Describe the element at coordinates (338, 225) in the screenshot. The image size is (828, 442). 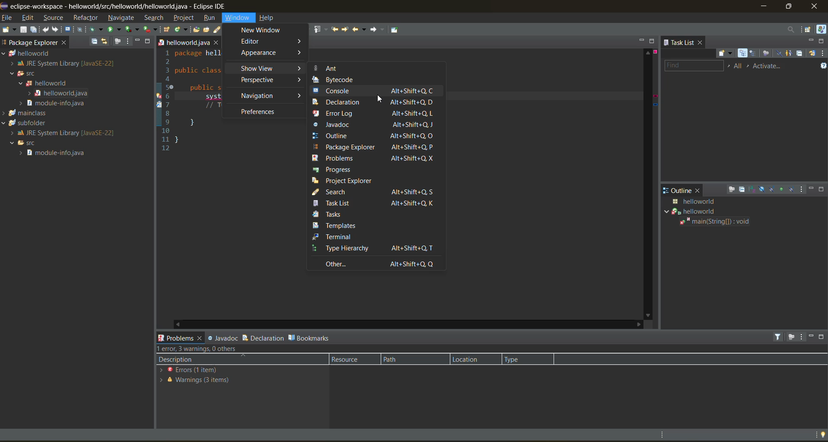
I see `templates` at that location.